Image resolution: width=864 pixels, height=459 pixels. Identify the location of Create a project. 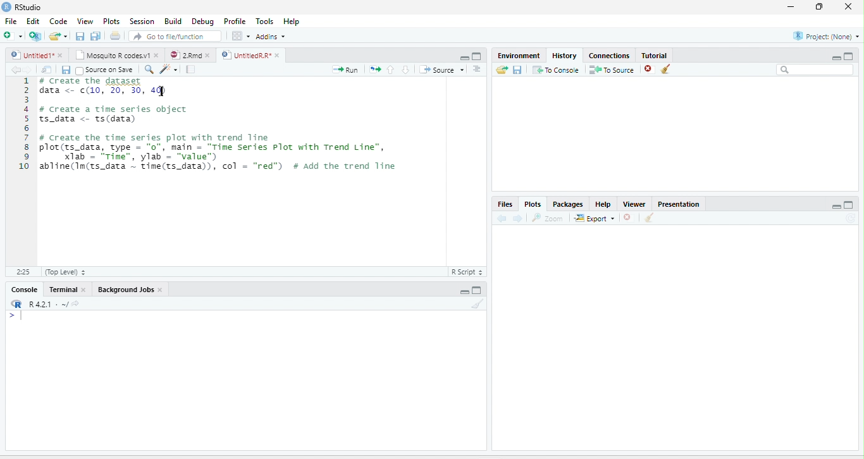
(35, 35).